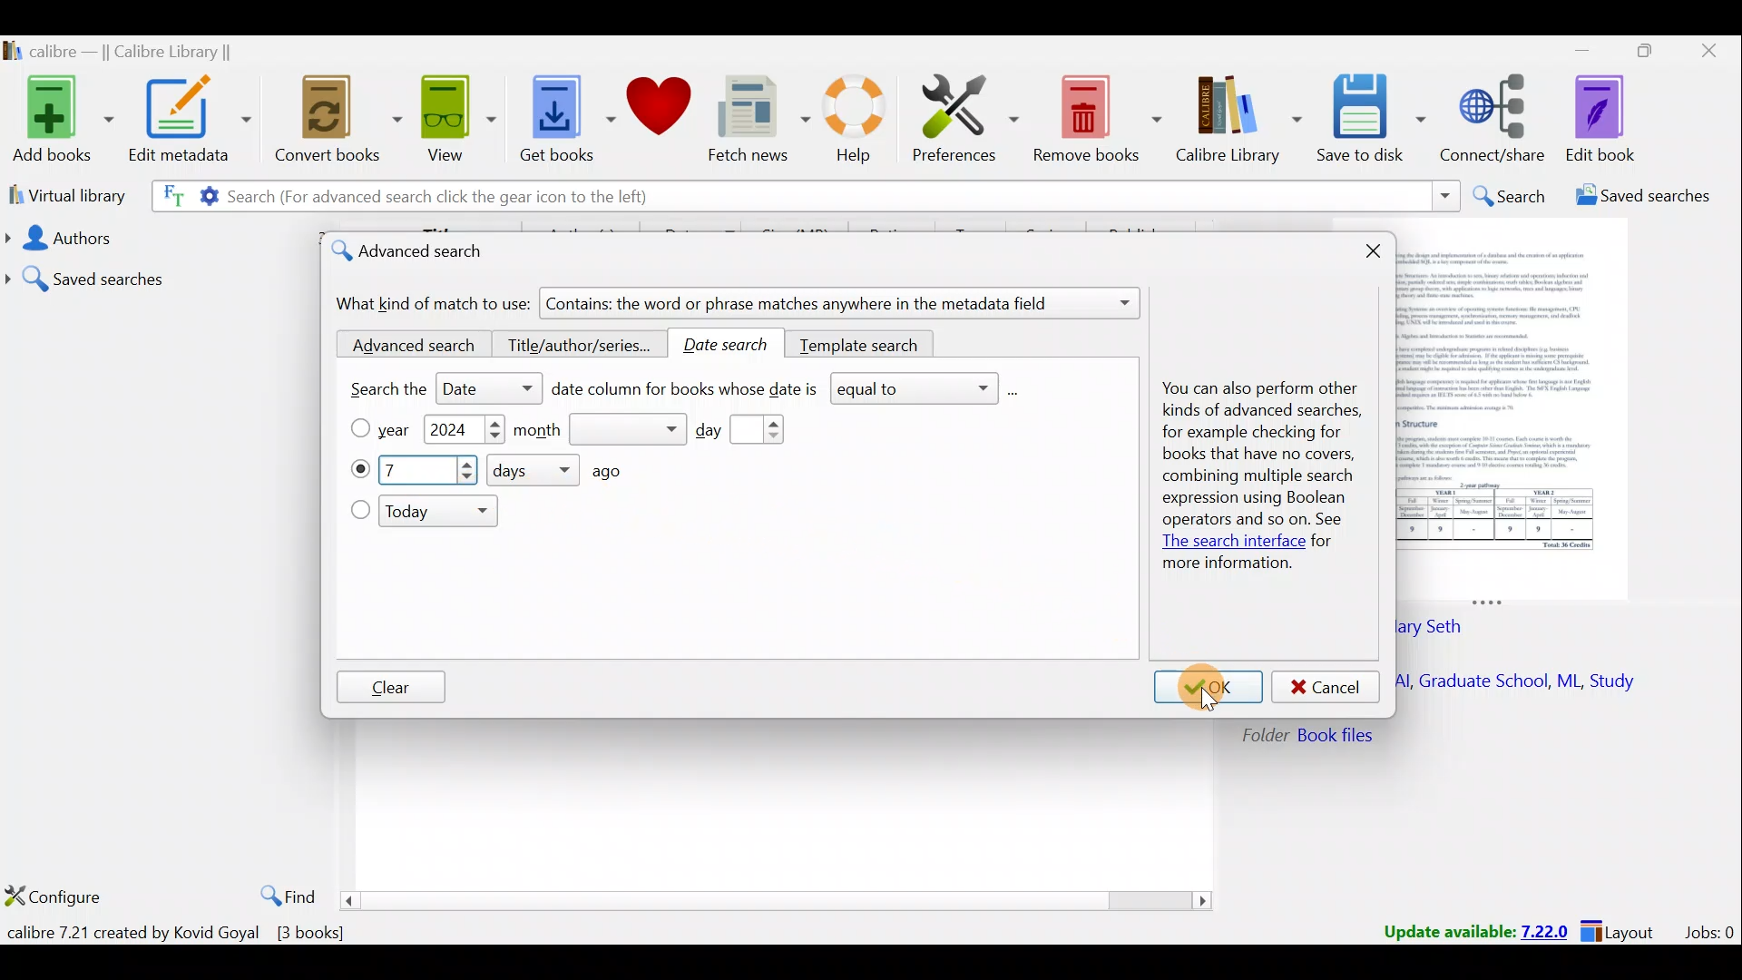 The height and width of the screenshot is (980, 1742). Describe the element at coordinates (412, 472) in the screenshot. I see `7` at that location.